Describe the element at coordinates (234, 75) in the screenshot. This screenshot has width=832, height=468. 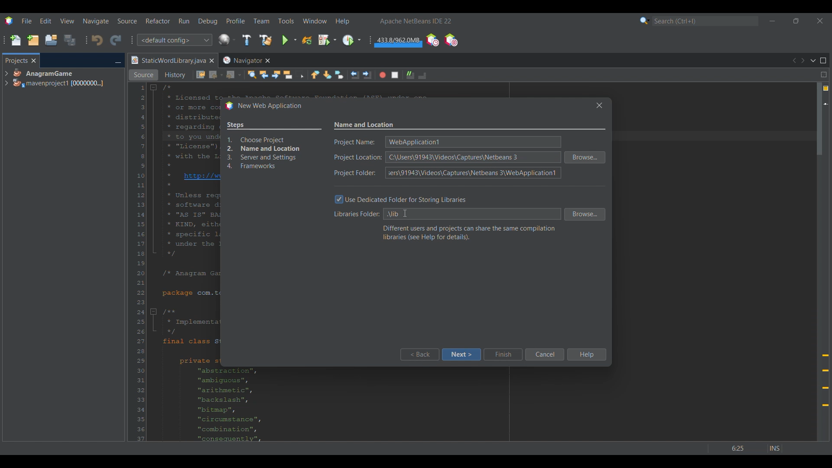
I see `Forward` at that location.